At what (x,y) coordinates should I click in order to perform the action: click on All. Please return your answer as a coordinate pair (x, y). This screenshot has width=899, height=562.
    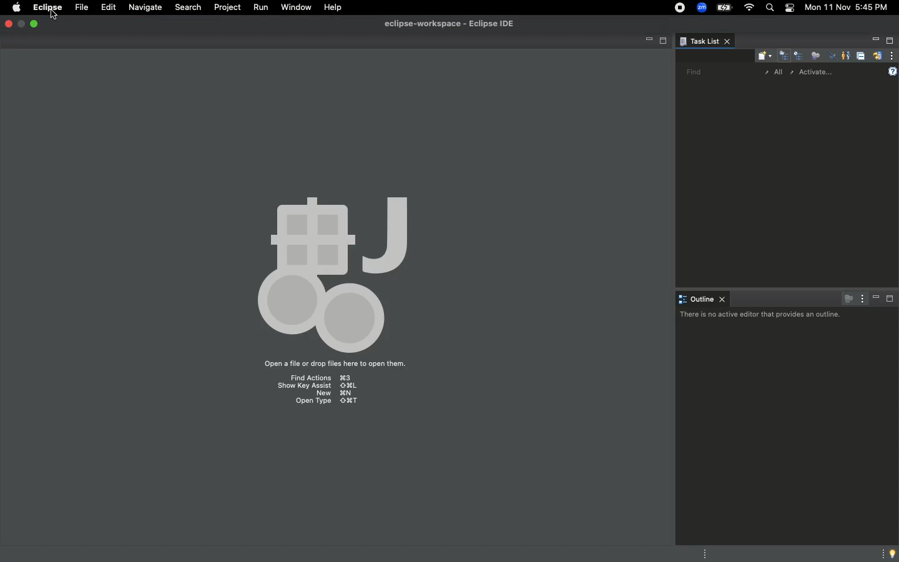
    Looking at the image, I should click on (775, 72).